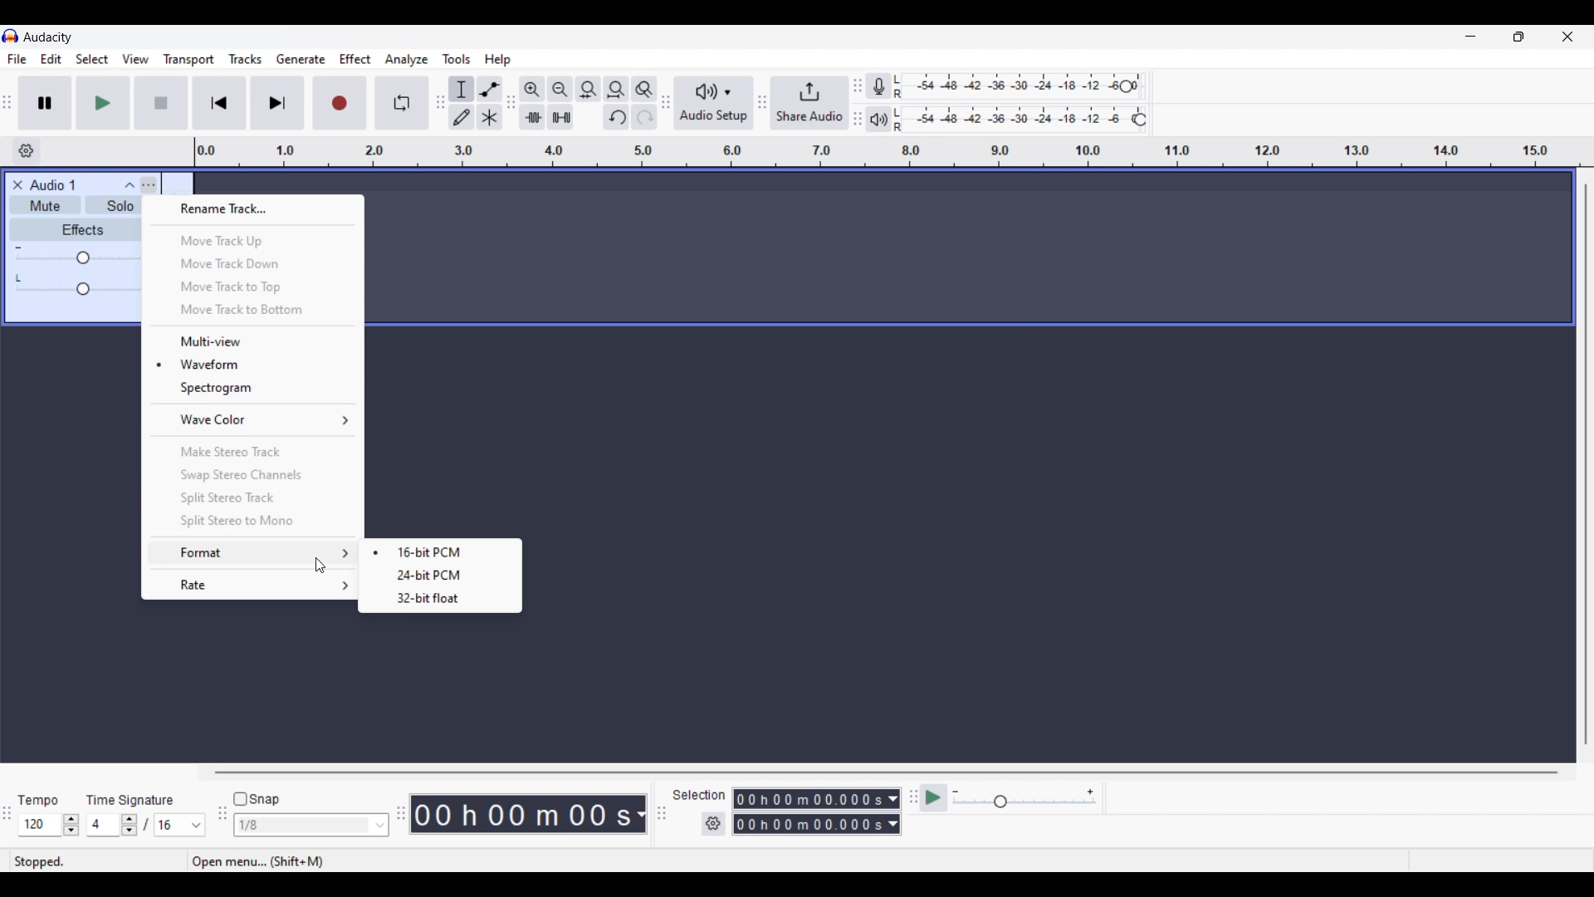 Image resolution: width=1594 pixels, height=897 pixels. I want to click on Decrease playback speed to minimum, so click(956, 792).